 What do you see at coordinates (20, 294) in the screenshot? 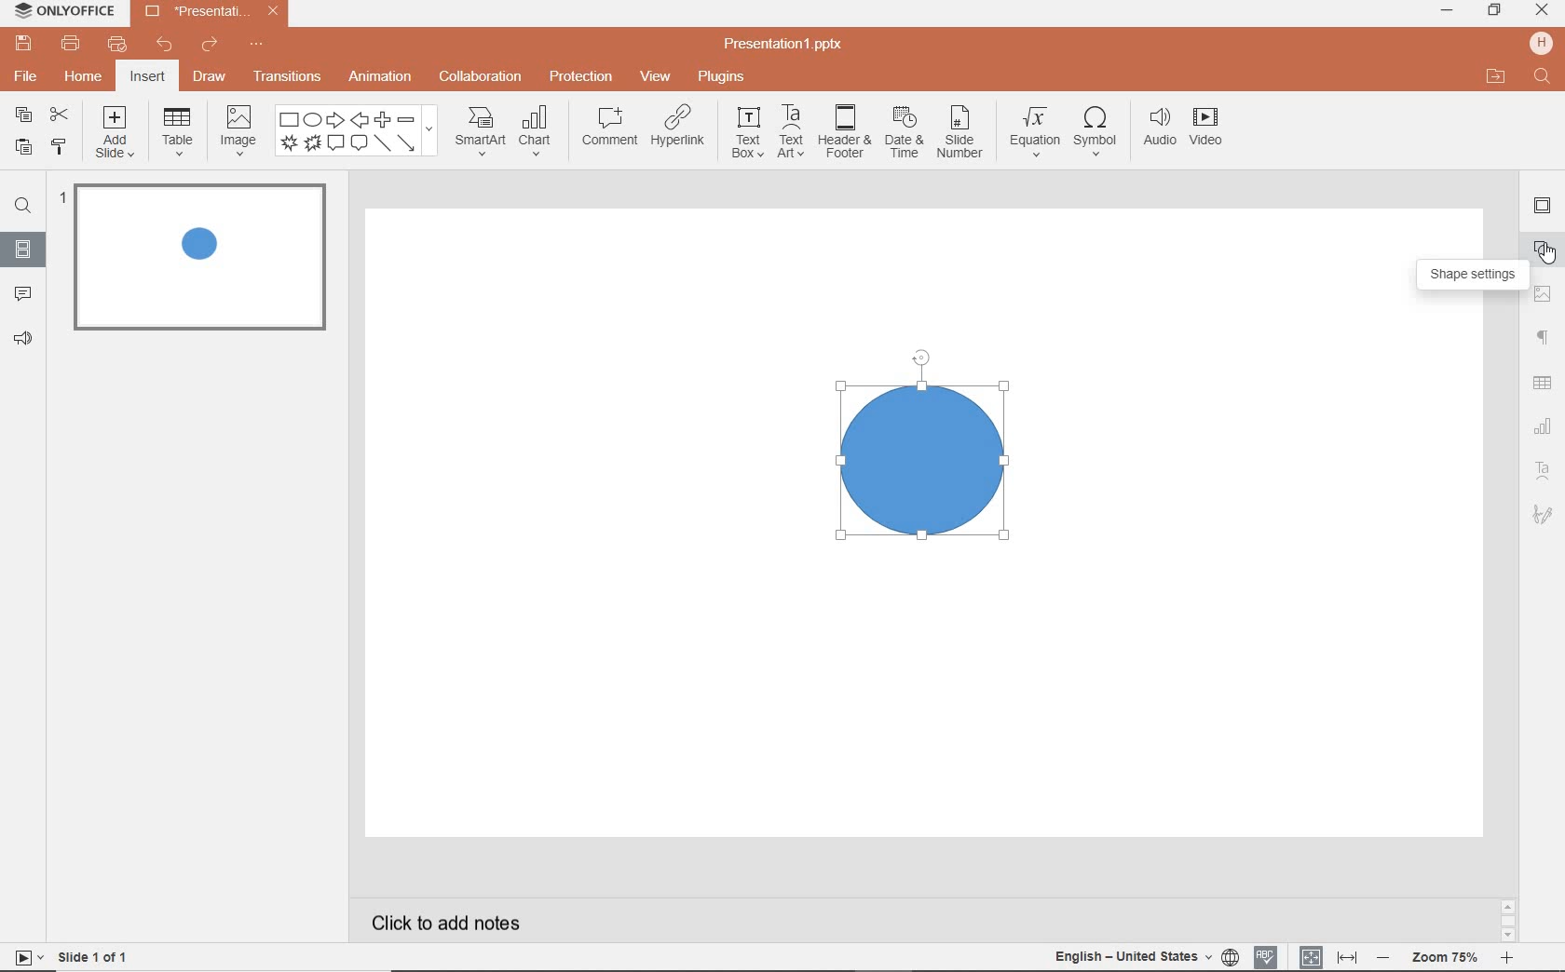
I see `comment` at bounding box center [20, 294].